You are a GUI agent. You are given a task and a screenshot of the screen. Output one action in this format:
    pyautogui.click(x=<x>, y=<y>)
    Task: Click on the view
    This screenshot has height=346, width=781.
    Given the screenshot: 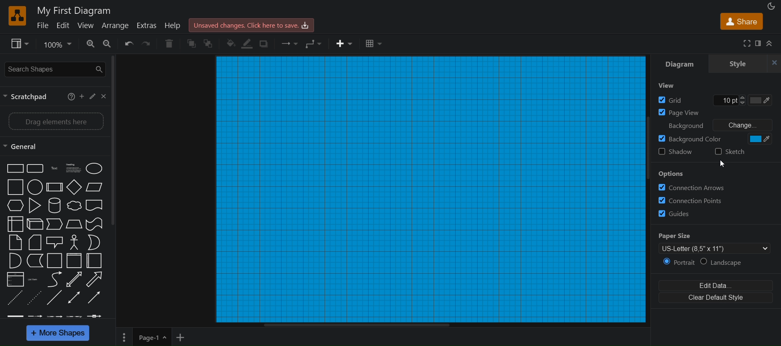 What is the action you would take?
    pyautogui.click(x=20, y=44)
    